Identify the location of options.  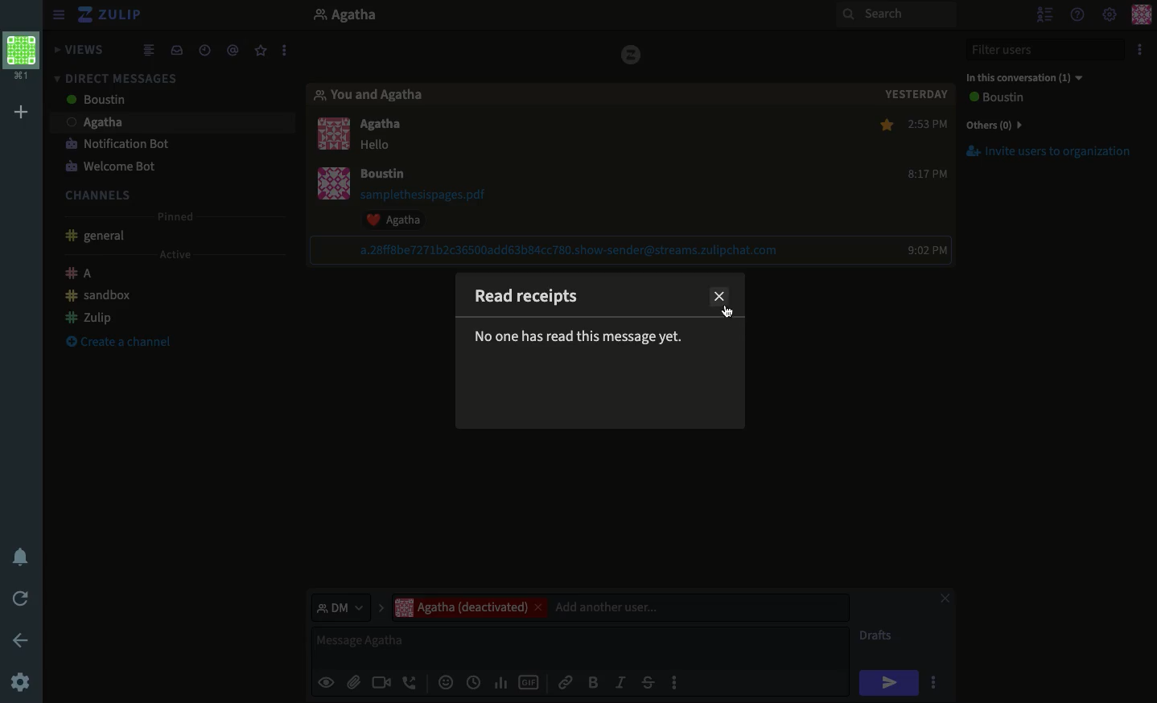
(676, 687).